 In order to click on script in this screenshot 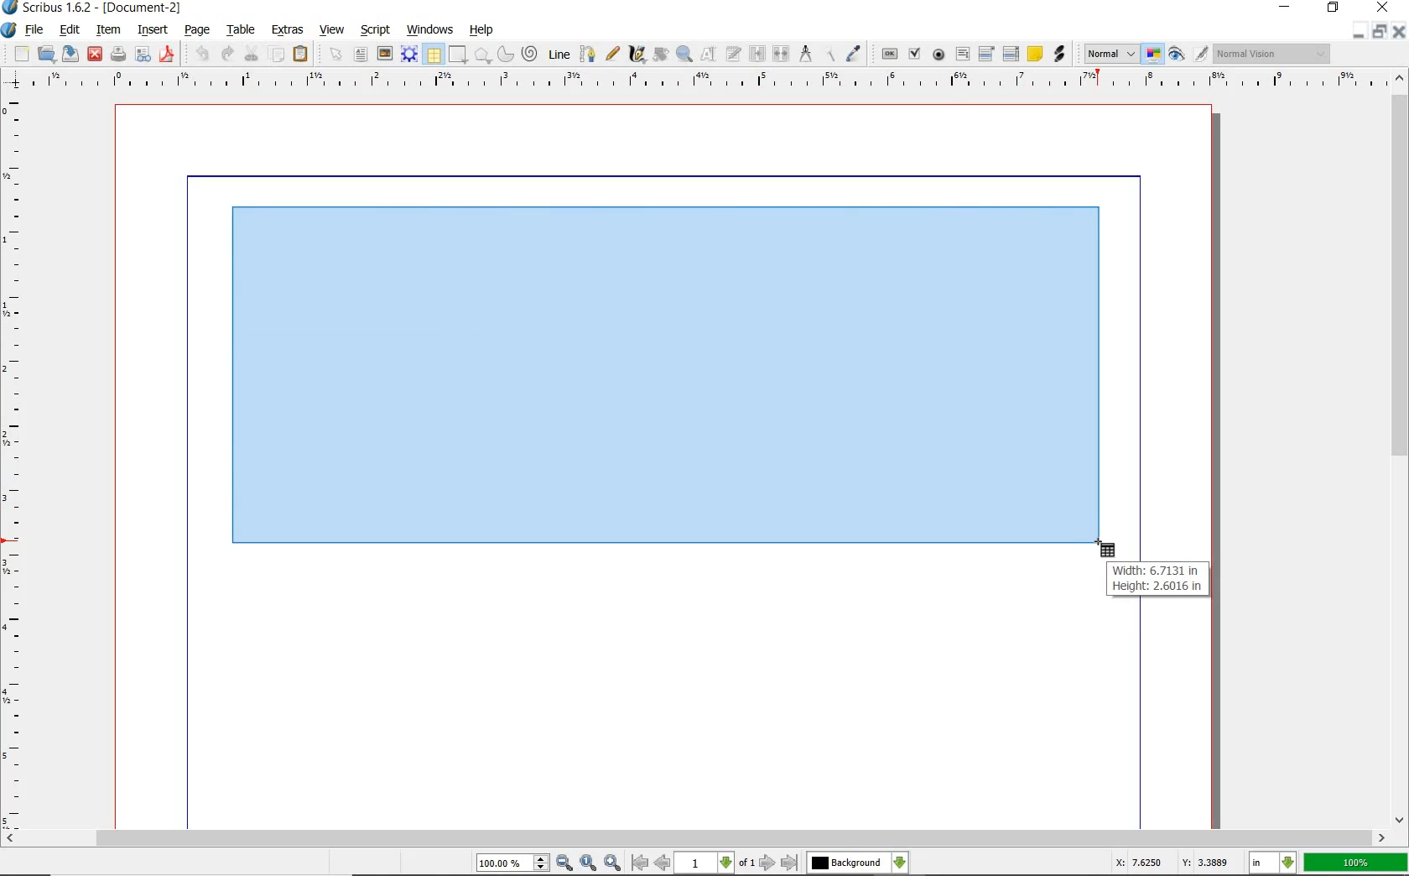, I will do `click(376, 31)`.